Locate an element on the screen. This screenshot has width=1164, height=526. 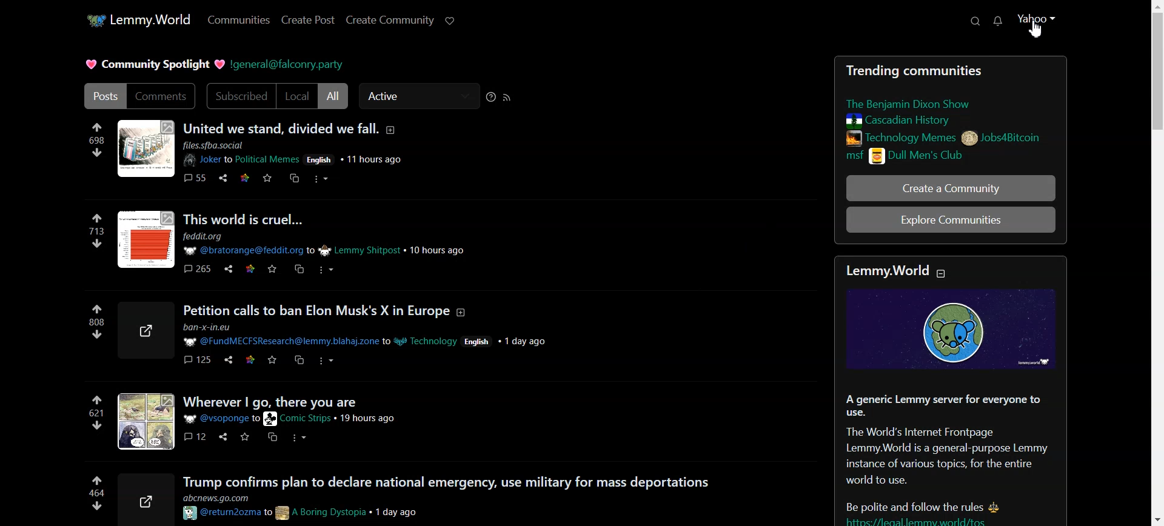
share is located at coordinates (139, 328).